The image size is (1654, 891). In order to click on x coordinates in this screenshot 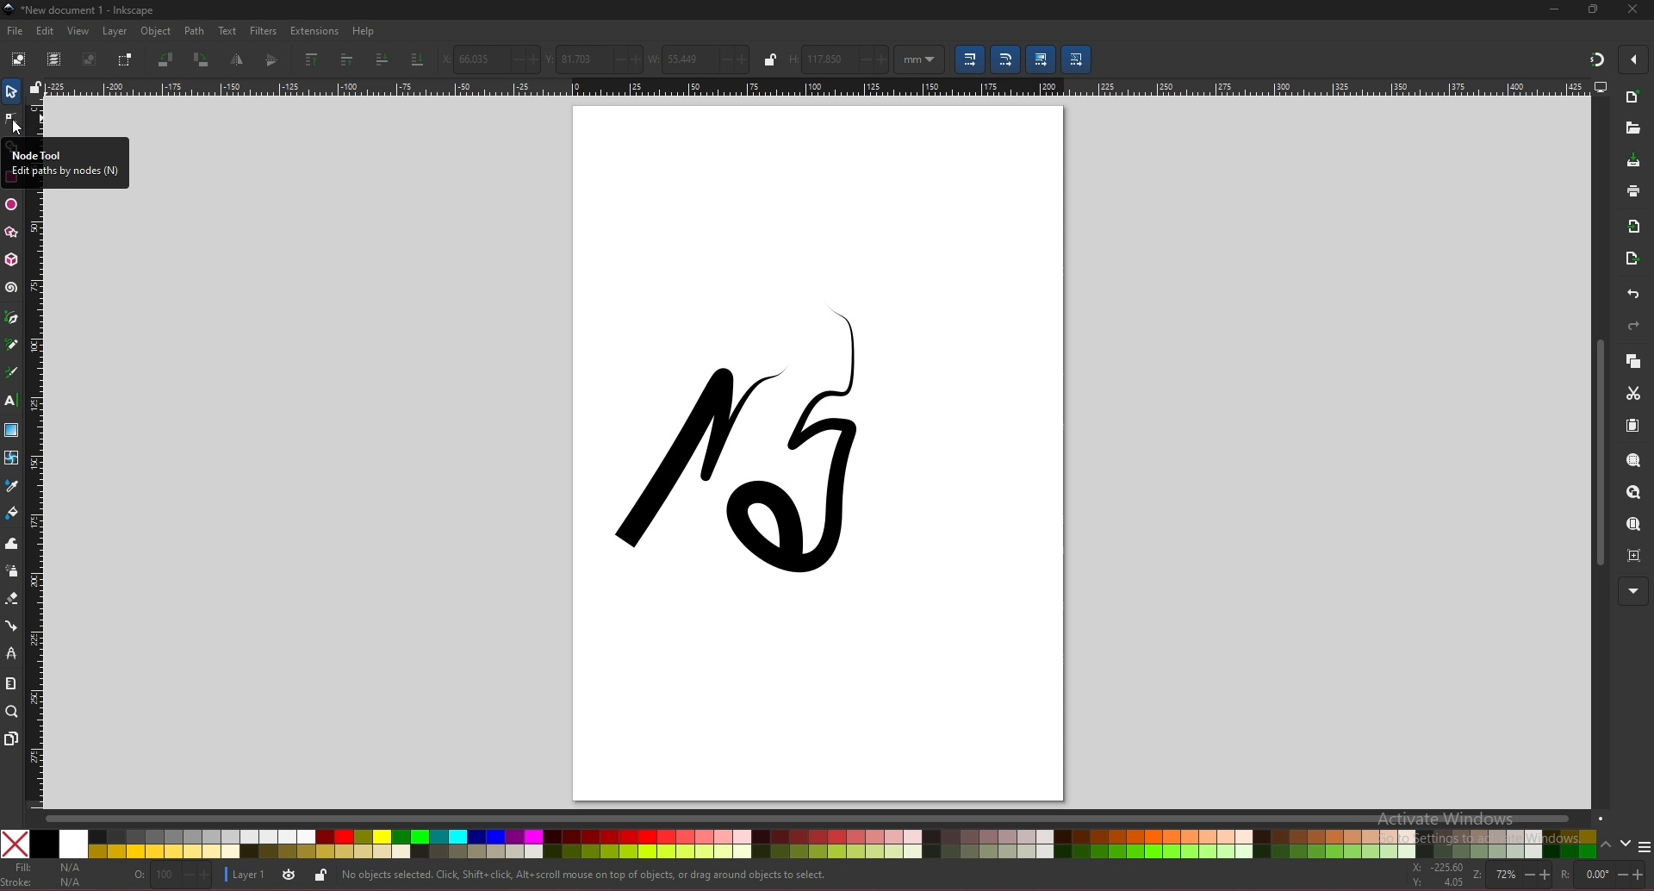, I will do `click(488, 59)`.